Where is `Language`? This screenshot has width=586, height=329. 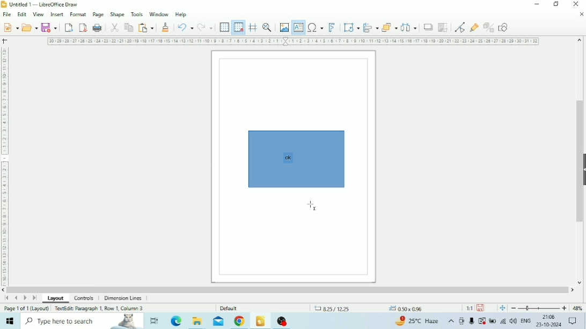 Language is located at coordinates (526, 320).